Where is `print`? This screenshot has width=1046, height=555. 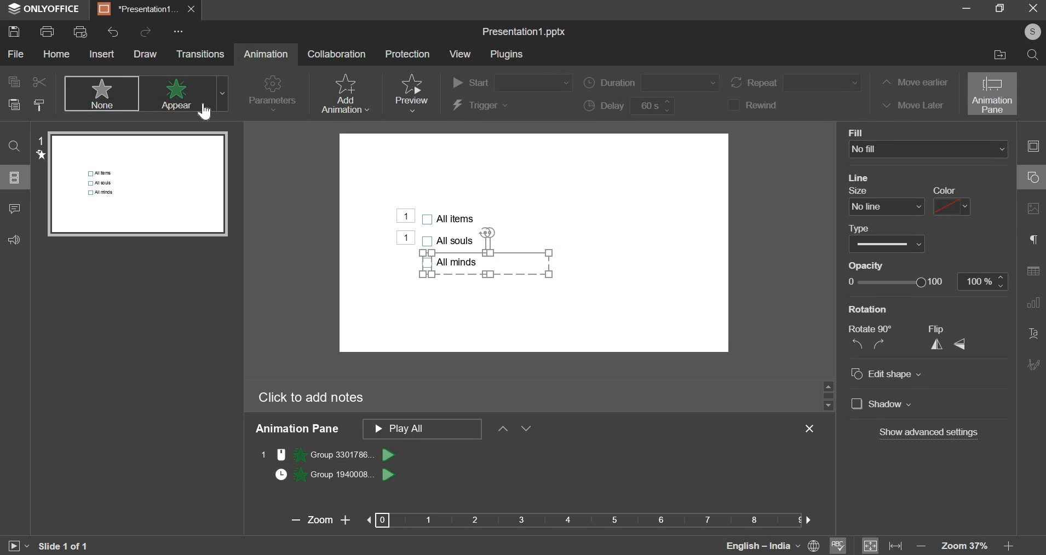
print is located at coordinates (47, 31).